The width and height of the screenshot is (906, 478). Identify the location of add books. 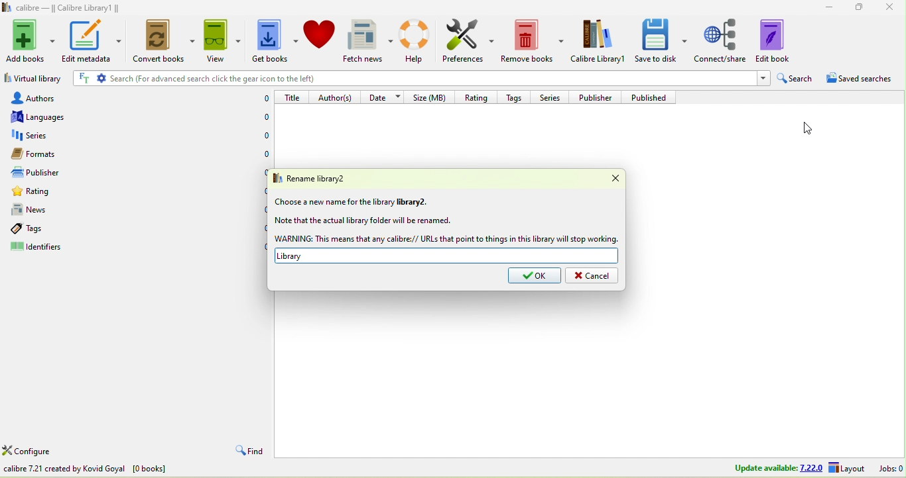
(31, 39).